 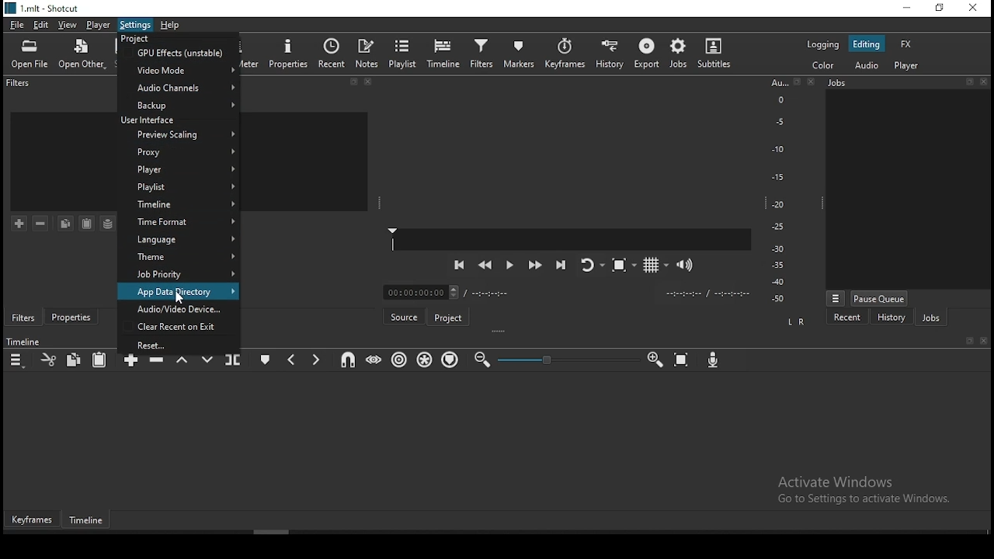 I want to click on Bookmark, so click(x=969, y=341).